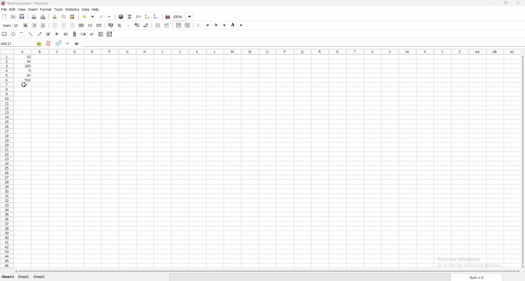 This screenshot has height=281, width=525. Describe the element at coordinates (43, 25) in the screenshot. I see `underline` at that location.